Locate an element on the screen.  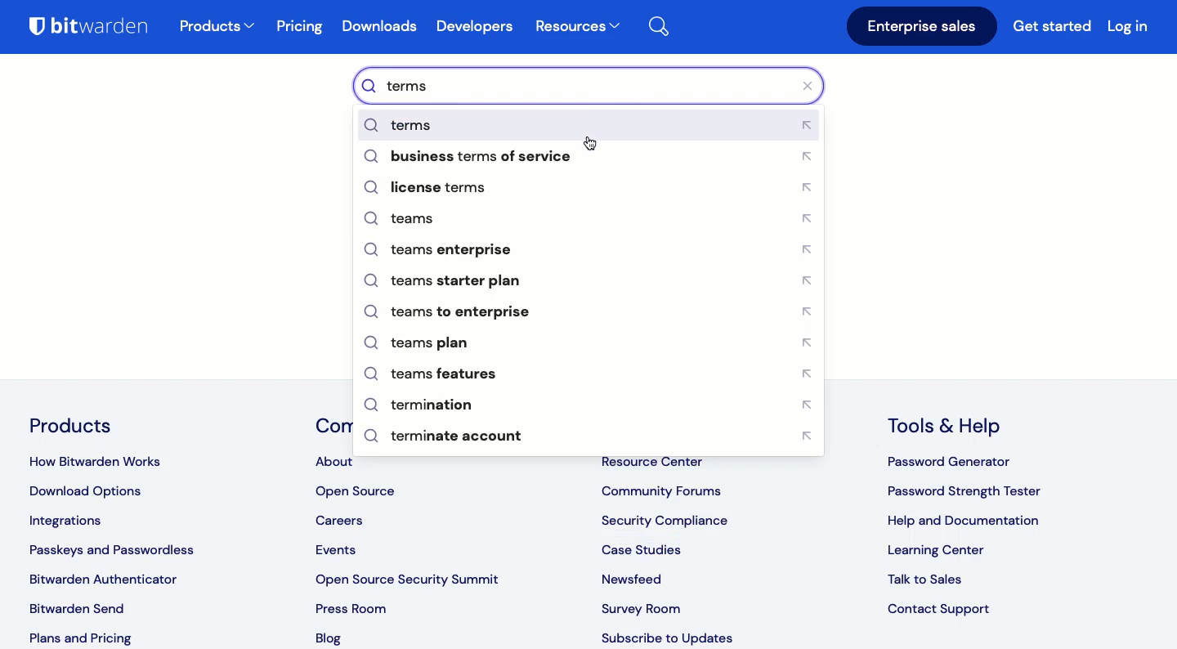
case studies is located at coordinates (643, 546).